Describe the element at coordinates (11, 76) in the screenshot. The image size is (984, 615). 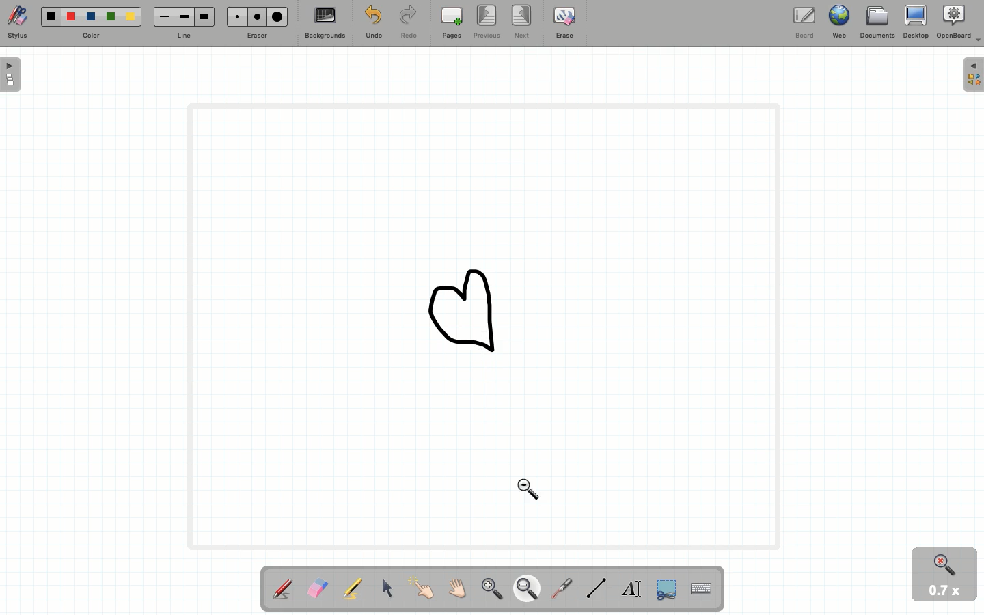
I see `Open board` at that location.